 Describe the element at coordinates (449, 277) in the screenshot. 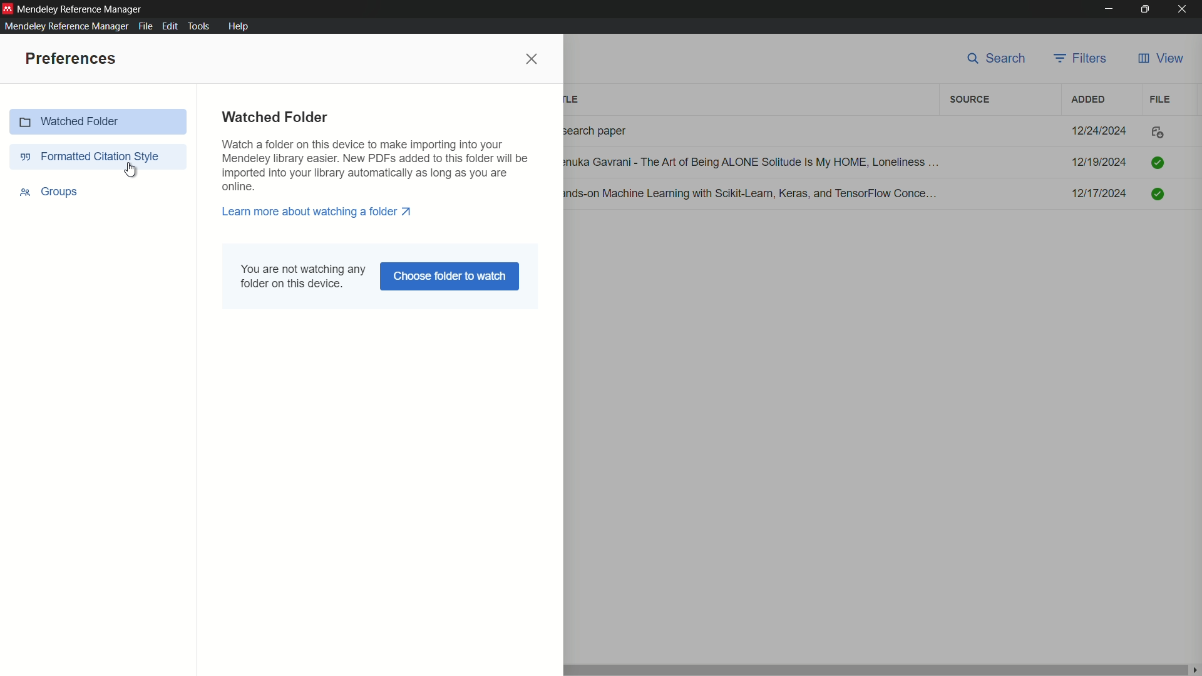

I see `choose folder to watch` at that location.